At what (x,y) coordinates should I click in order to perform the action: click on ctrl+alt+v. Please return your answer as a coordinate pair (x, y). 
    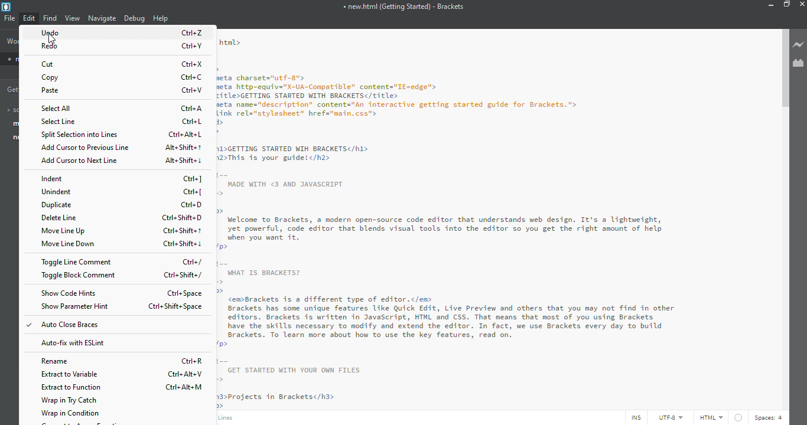
    Looking at the image, I should click on (187, 374).